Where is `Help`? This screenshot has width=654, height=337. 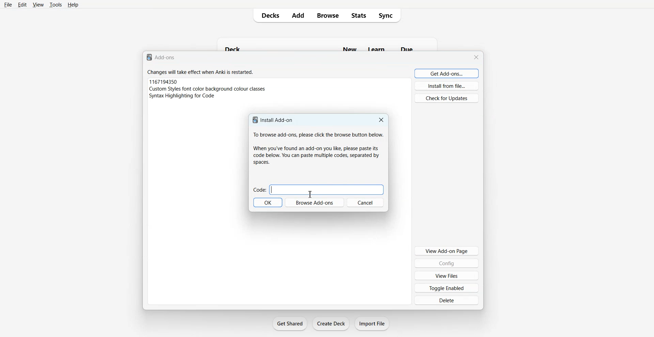 Help is located at coordinates (73, 5).